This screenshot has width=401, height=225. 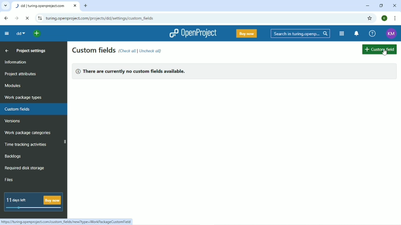 What do you see at coordinates (9, 180) in the screenshot?
I see `Files` at bounding box center [9, 180].